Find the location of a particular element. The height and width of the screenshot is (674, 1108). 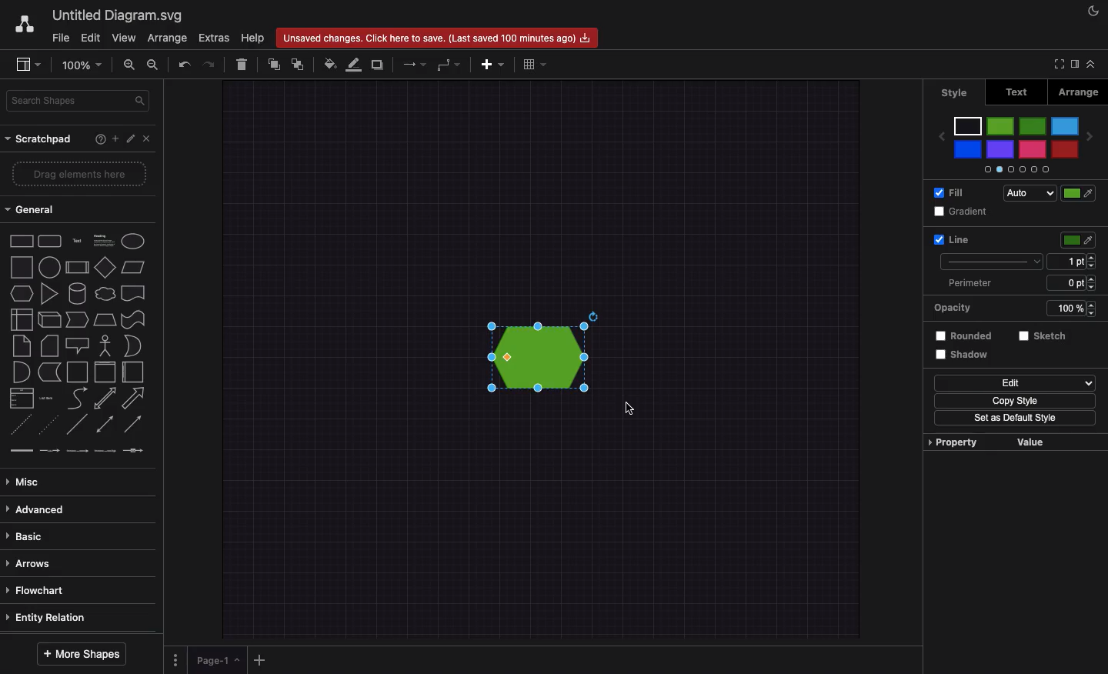

Search shapes is located at coordinates (80, 101).